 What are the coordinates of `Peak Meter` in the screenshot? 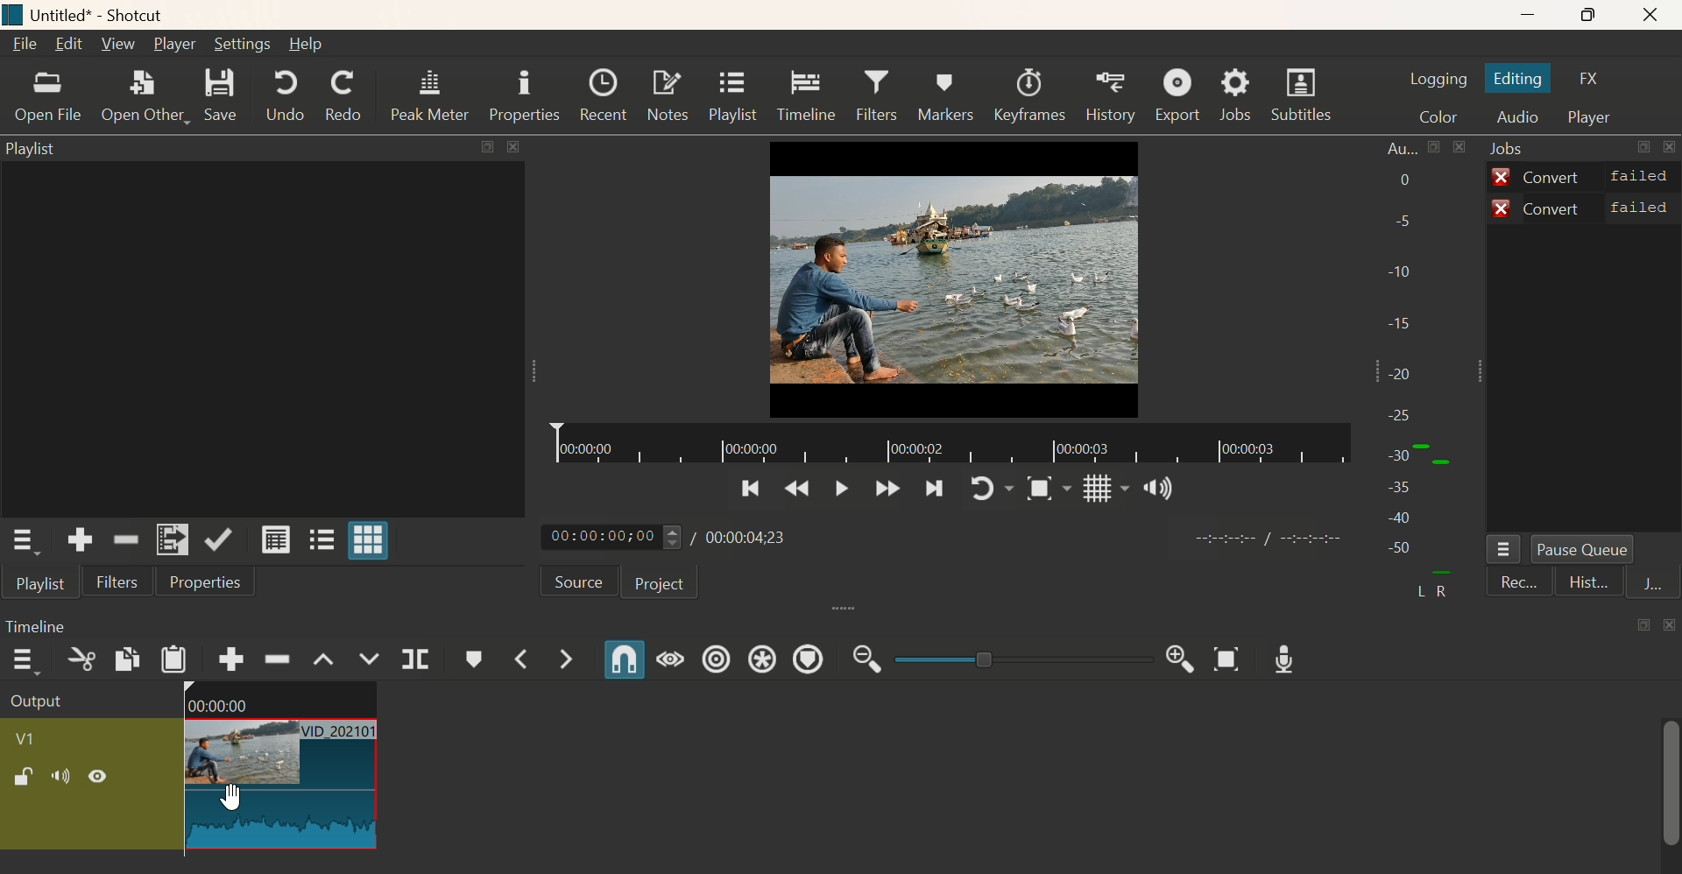 It's located at (431, 95).